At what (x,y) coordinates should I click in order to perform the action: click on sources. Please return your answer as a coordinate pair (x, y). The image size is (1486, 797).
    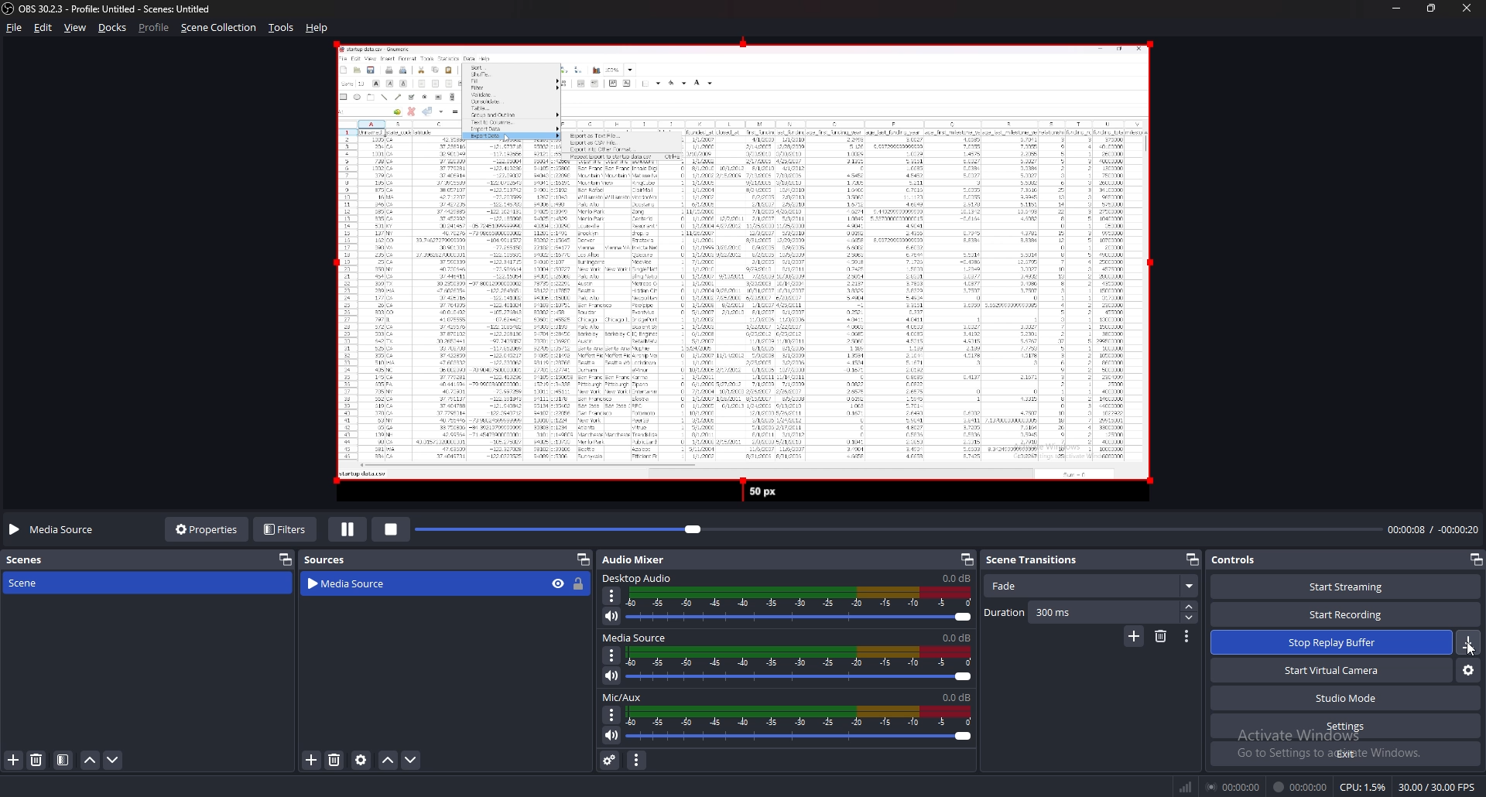
    Looking at the image, I should click on (330, 559).